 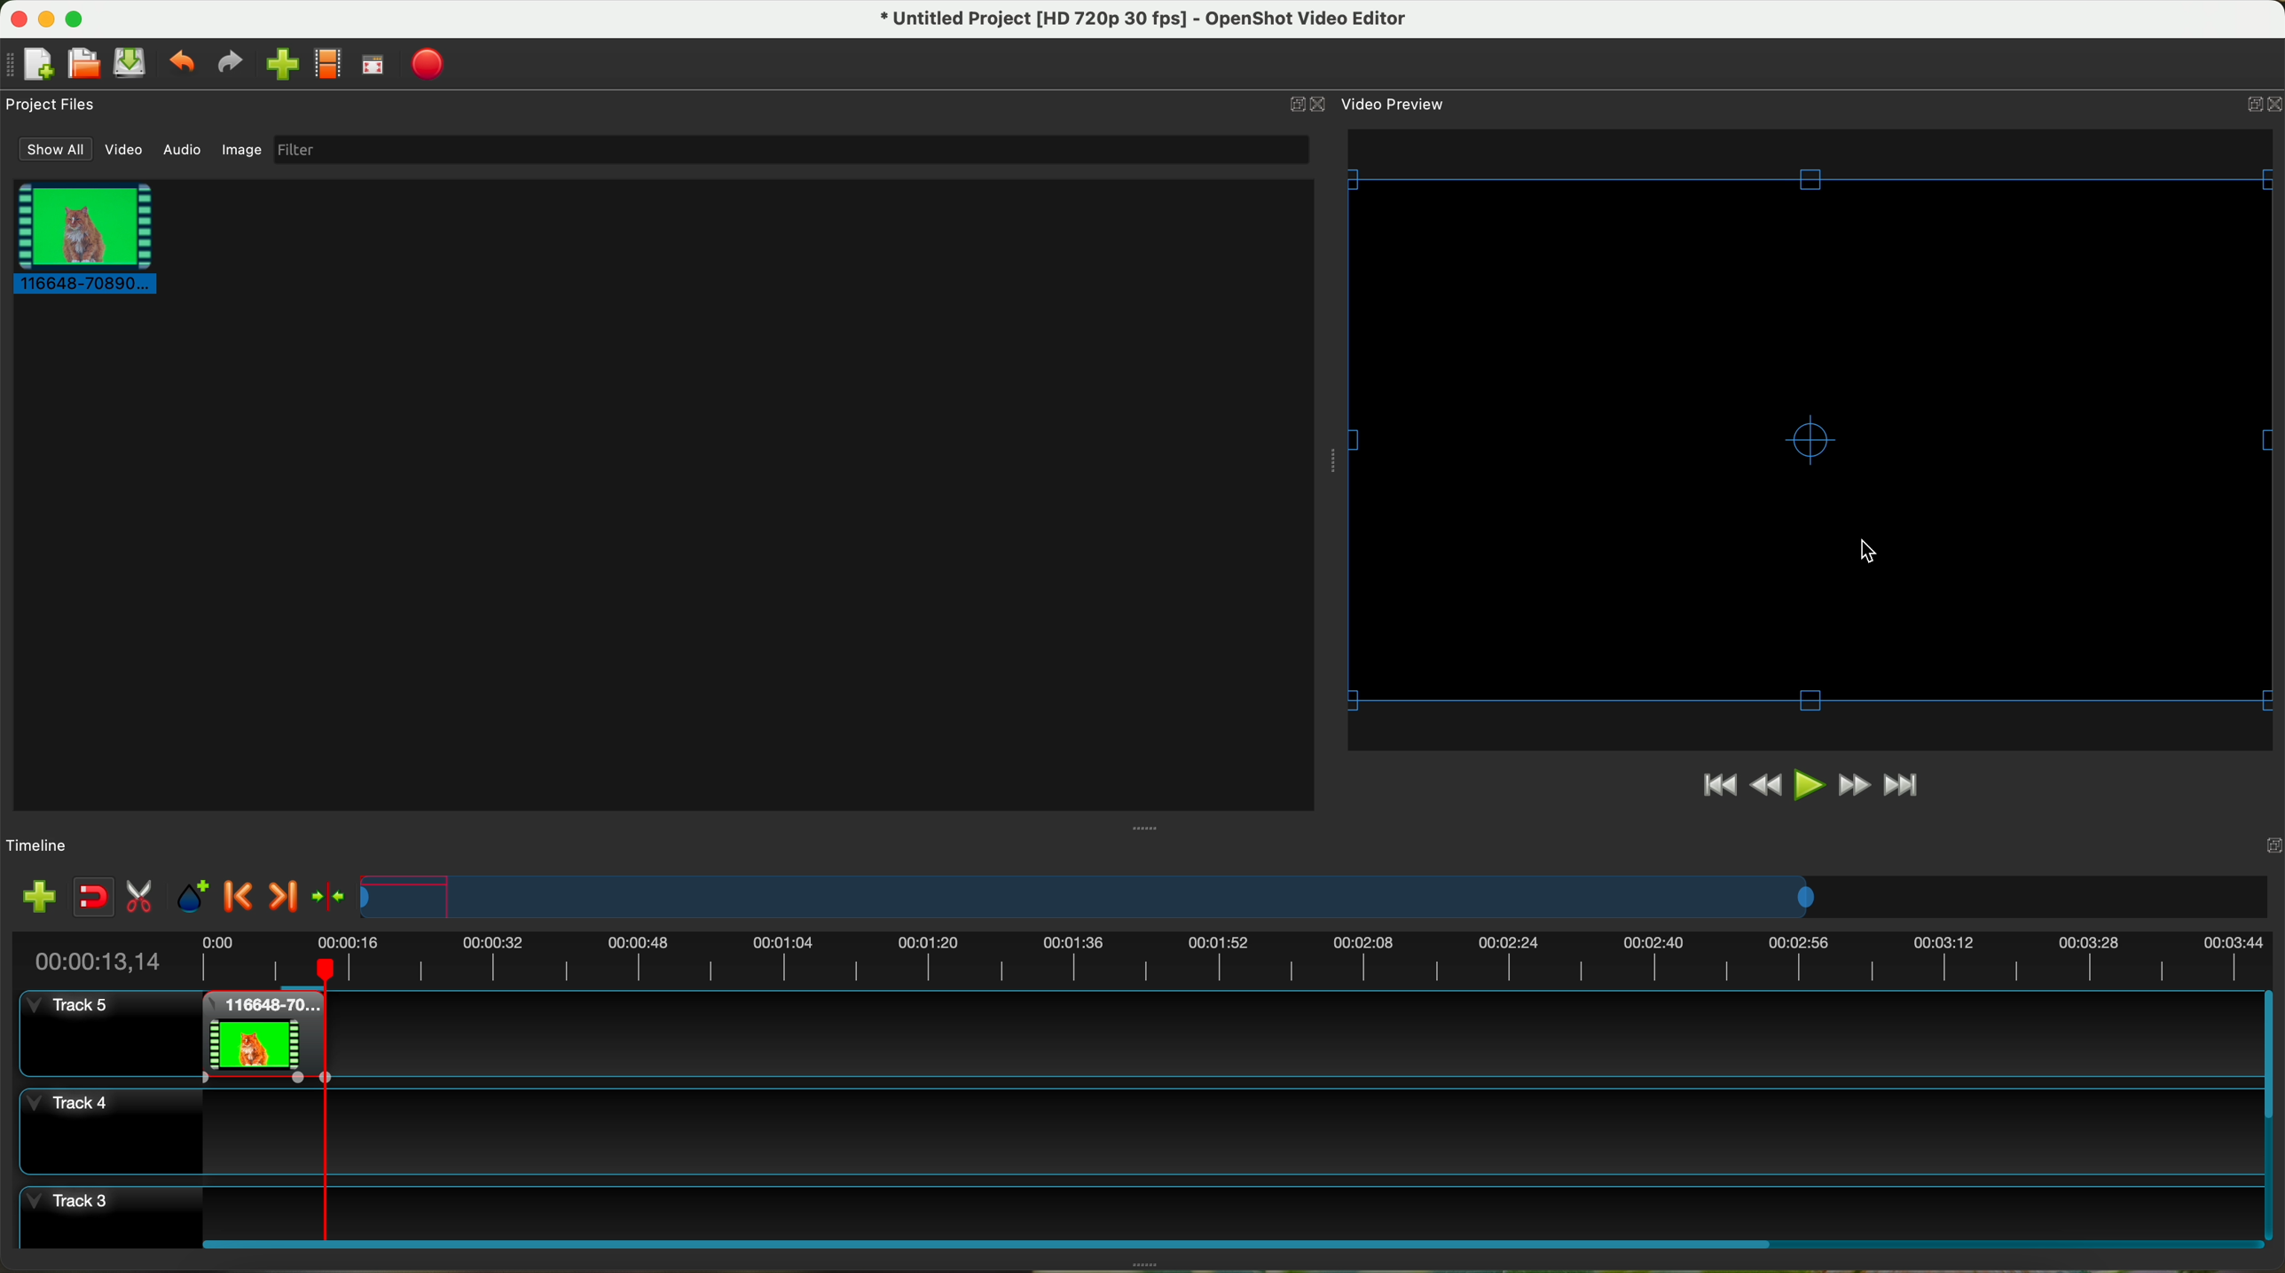 I want to click on rewind, so click(x=1768, y=786).